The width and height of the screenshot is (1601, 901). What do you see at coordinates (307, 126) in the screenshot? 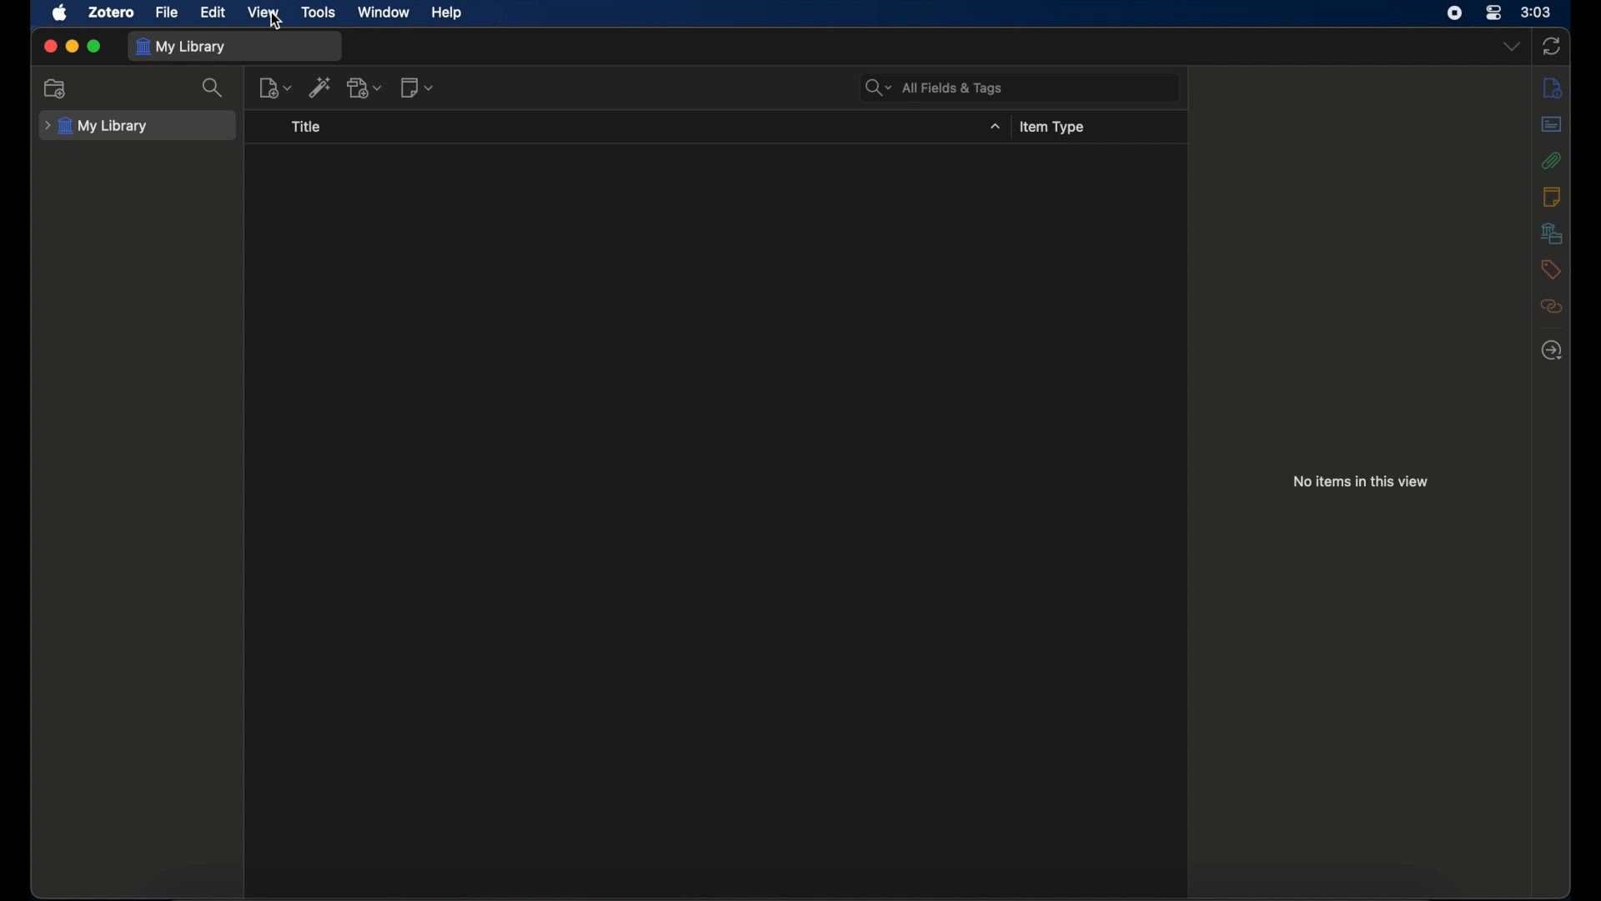
I see `title` at bounding box center [307, 126].